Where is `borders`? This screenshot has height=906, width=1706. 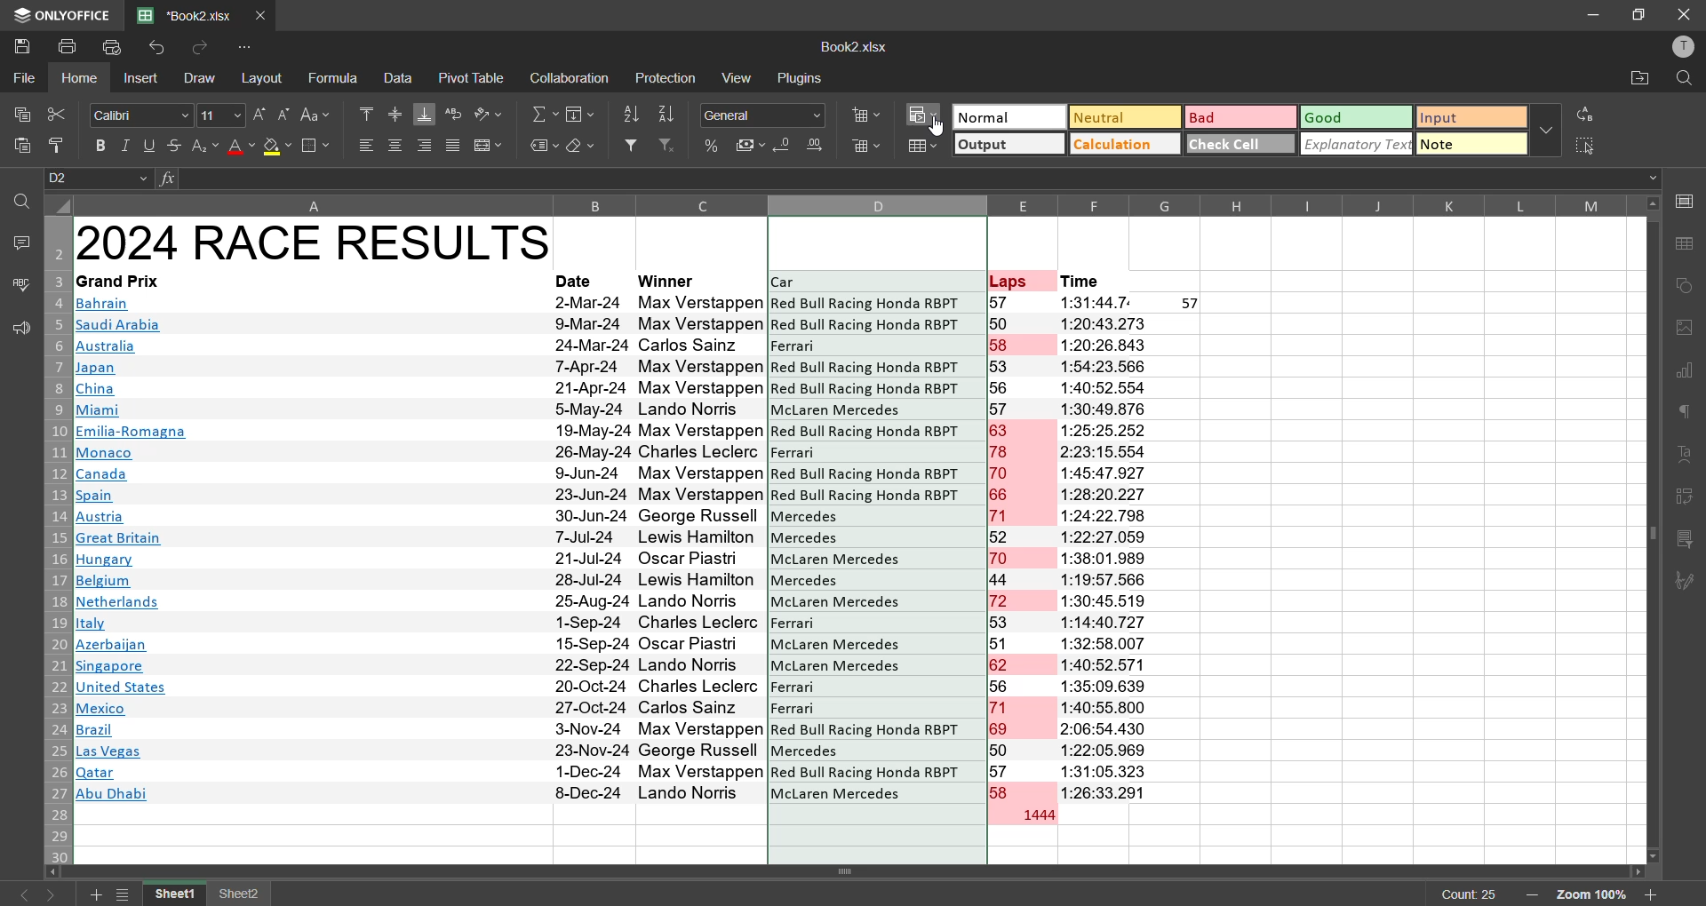 borders is located at coordinates (315, 147).